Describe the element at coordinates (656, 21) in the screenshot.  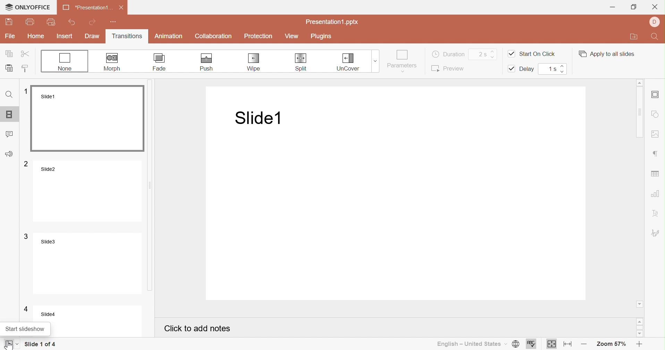
I see `User` at that location.